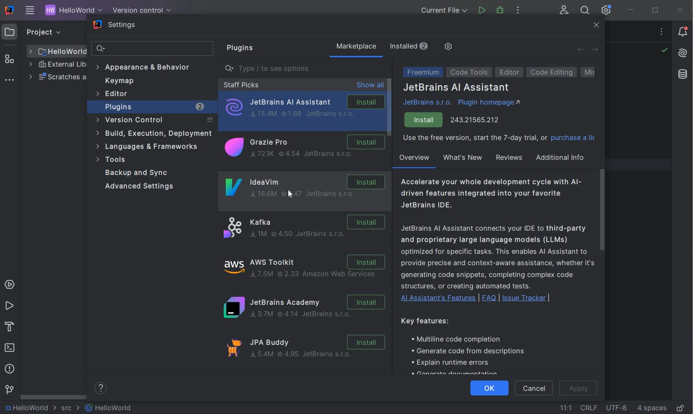 This screenshot has height=414, width=693. What do you see at coordinates (579, 388) in the screenshot?
I see `APPLY` at bounding box center [579, 388].